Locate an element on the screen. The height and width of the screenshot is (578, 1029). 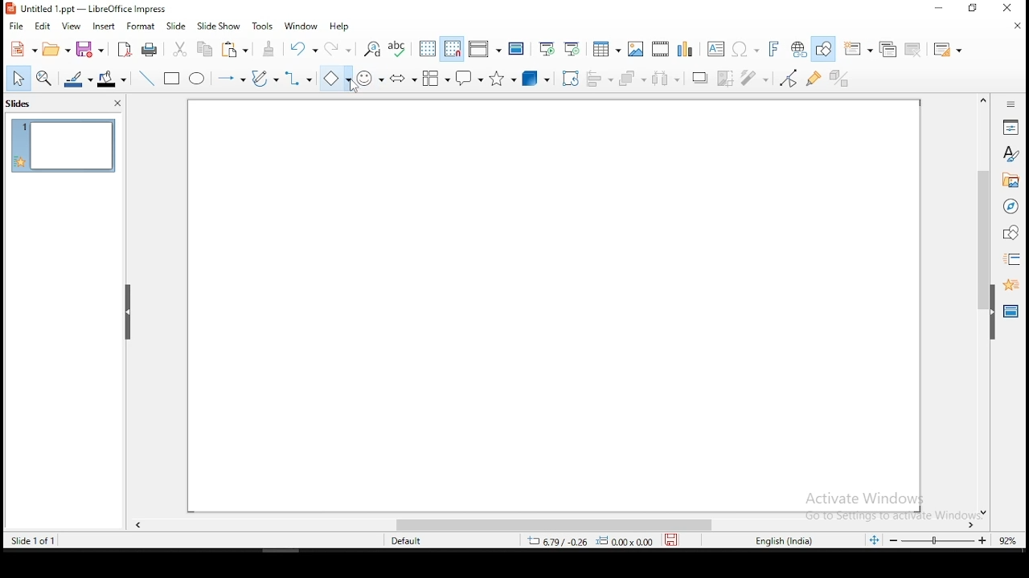
insert is located at coordinates (105, 26).